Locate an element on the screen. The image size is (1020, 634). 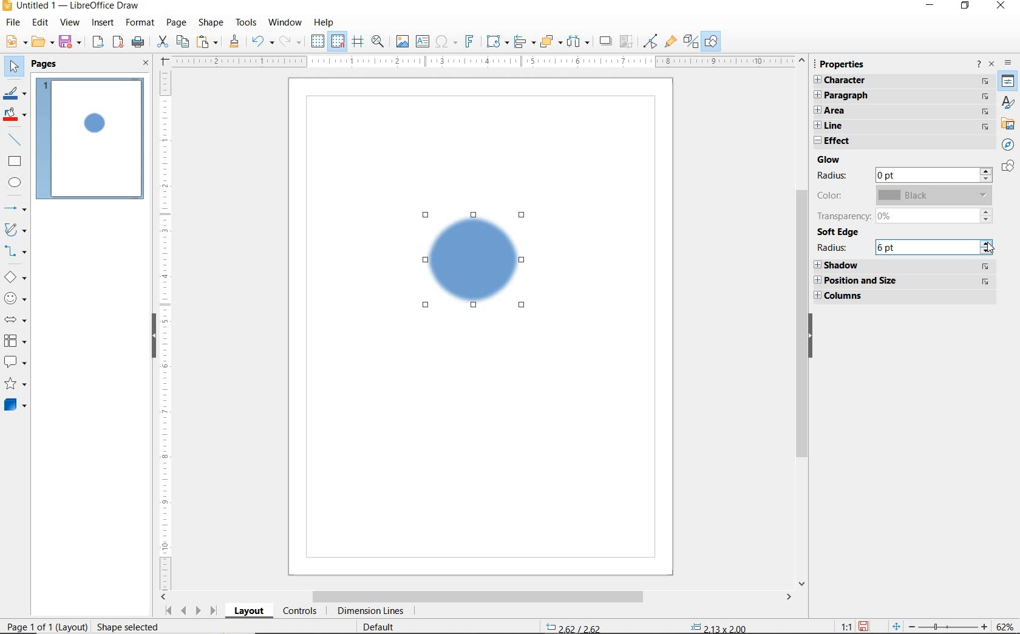
DIMENSION LINES is located at coordinates (373, 611).